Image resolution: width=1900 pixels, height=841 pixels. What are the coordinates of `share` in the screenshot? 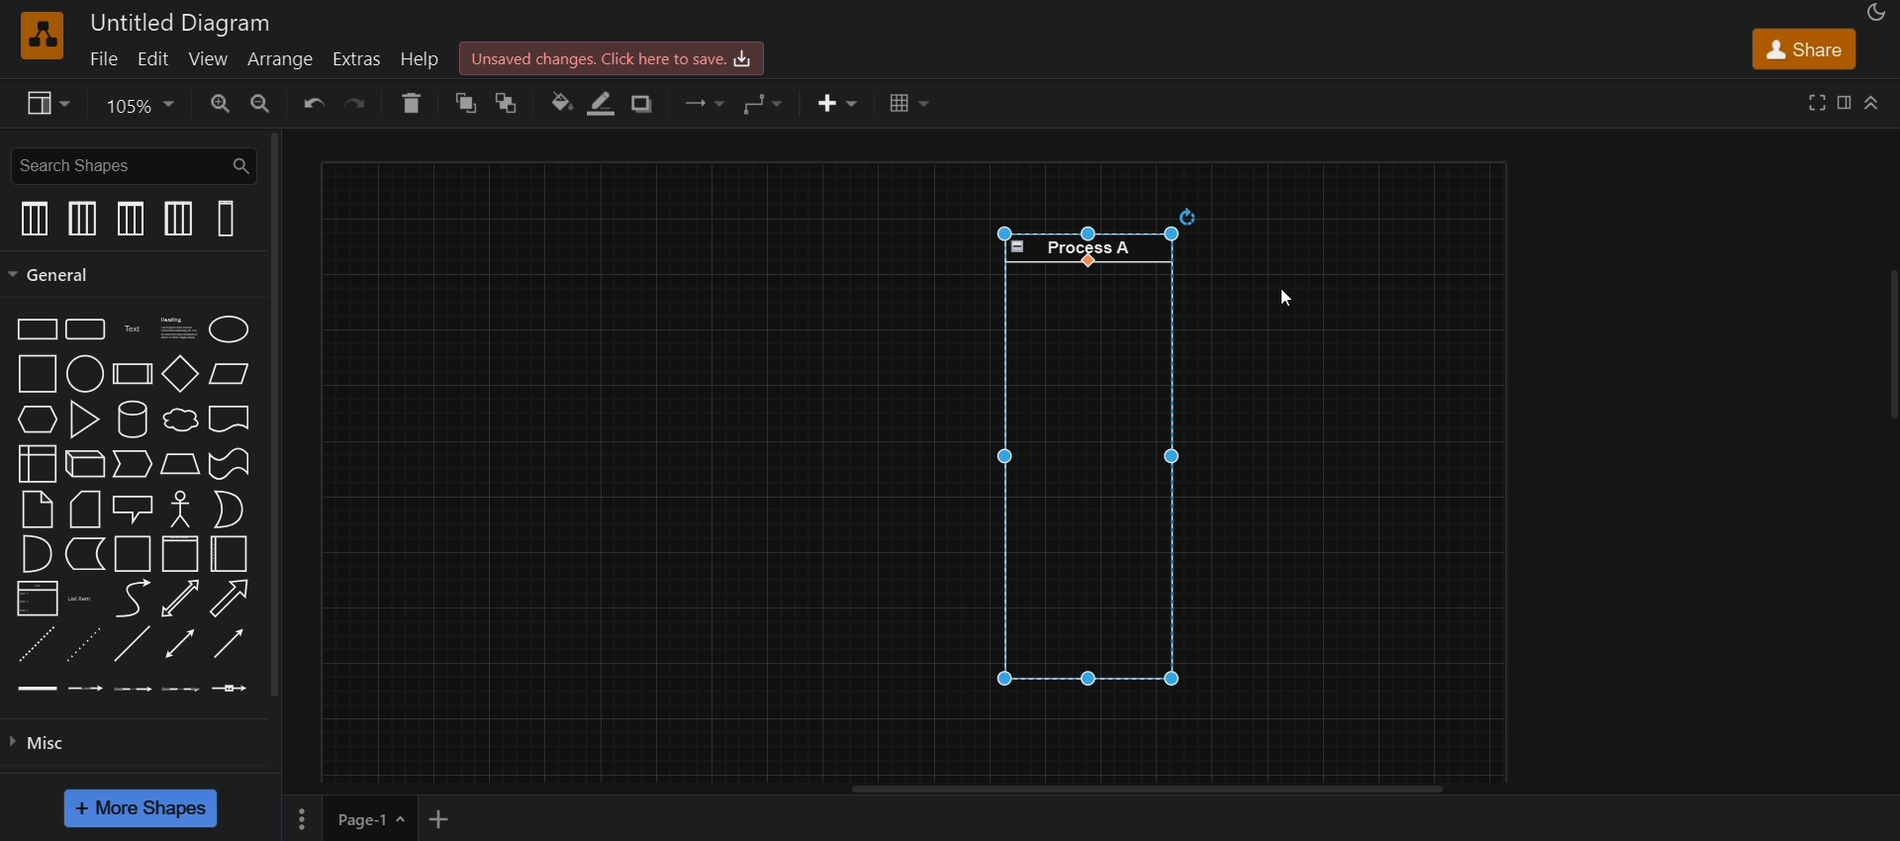 It's located at (1803, 47).